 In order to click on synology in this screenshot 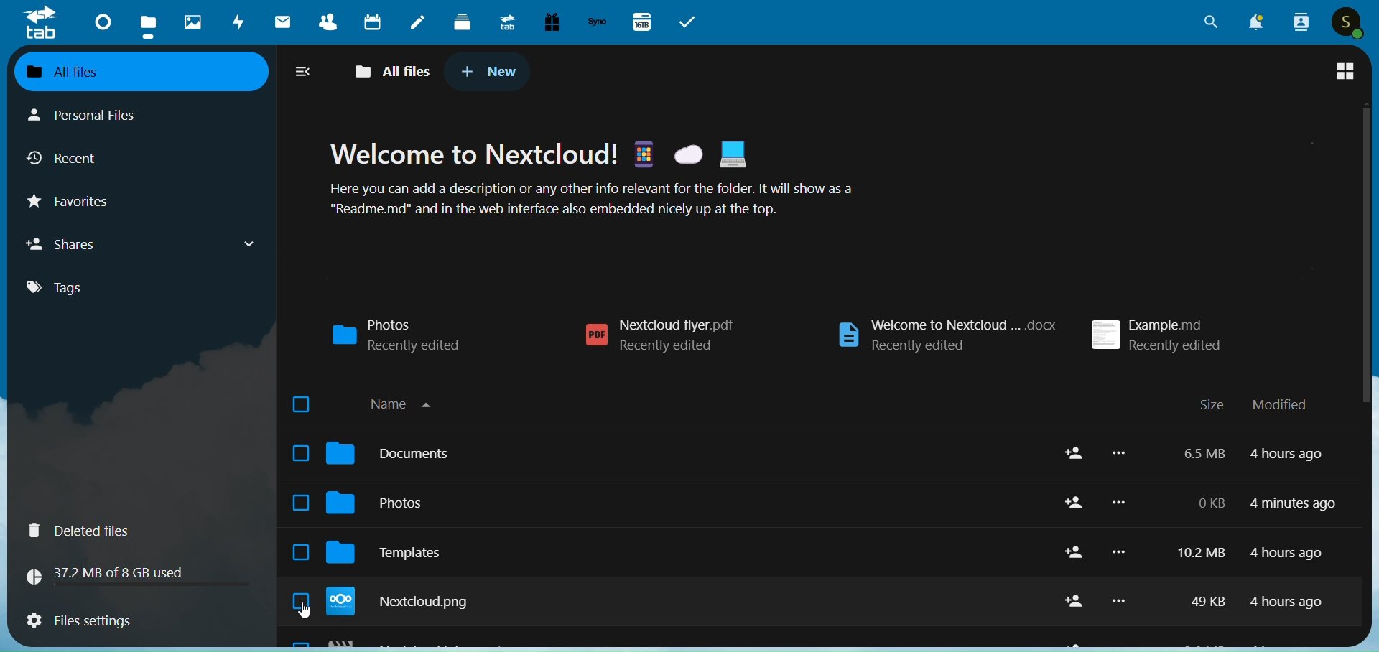, I will do `click(598, 24)`.